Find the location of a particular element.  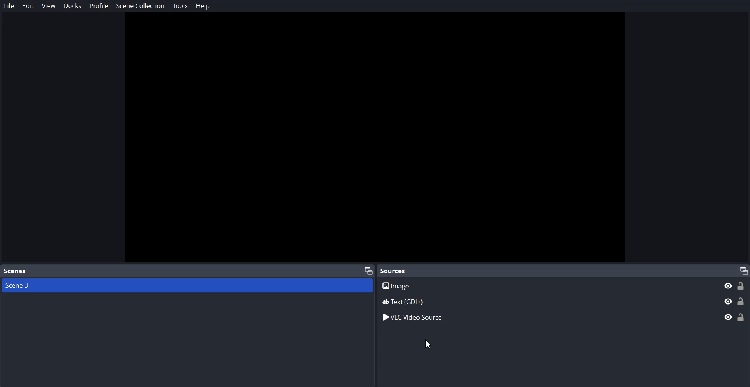

Maximize is located at coordinates (369, 270).